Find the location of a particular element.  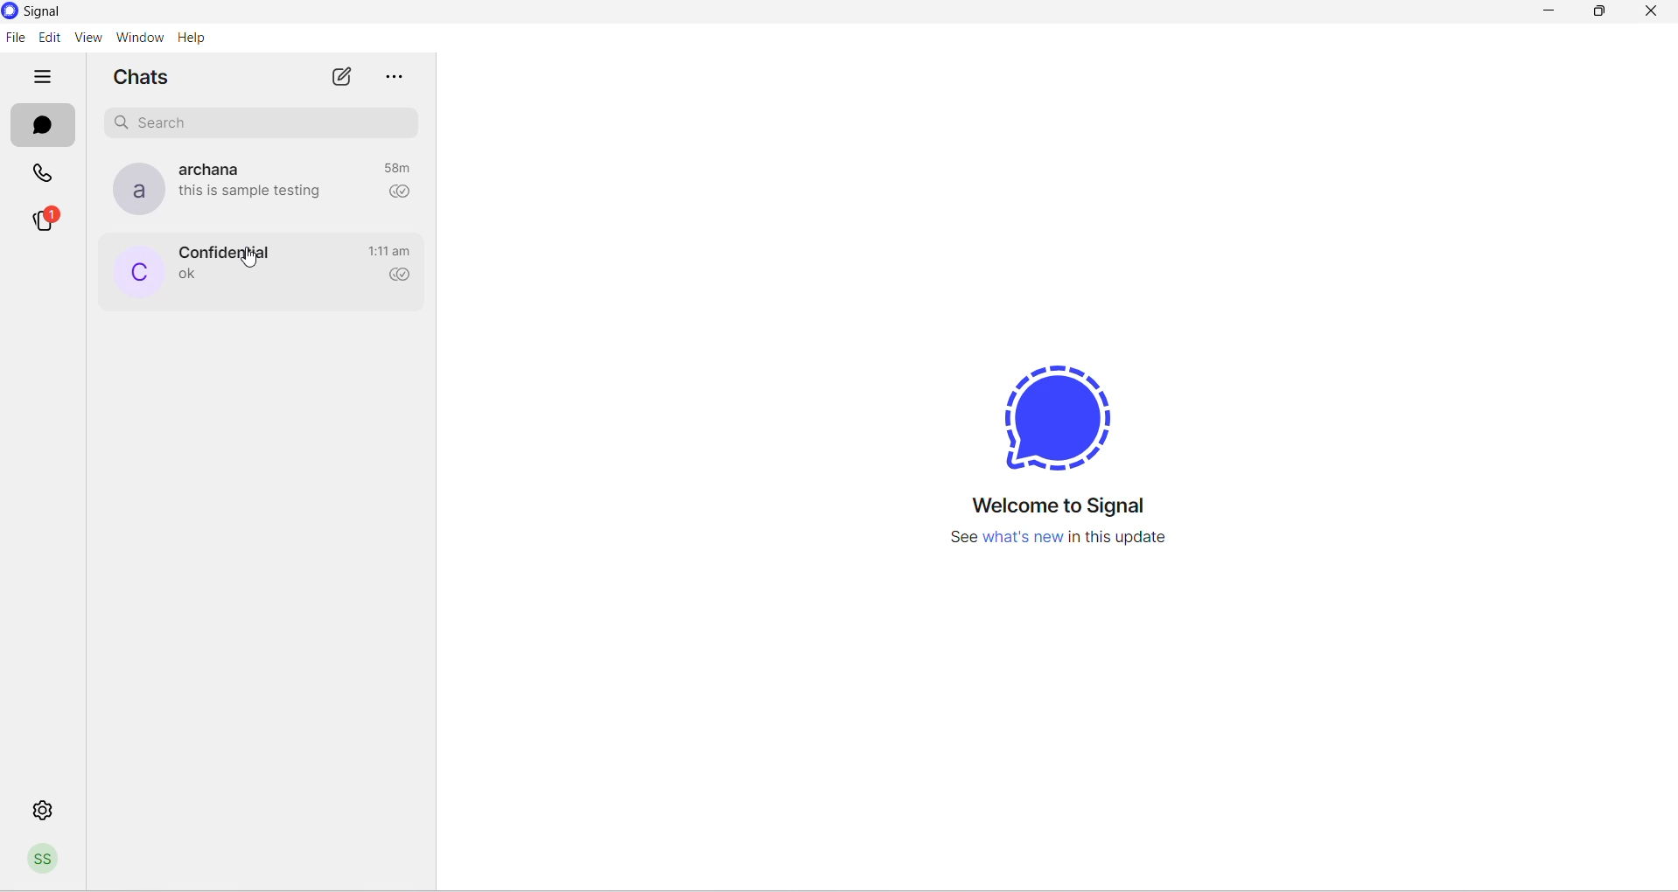

new chat is located at coordinates (339, 79).